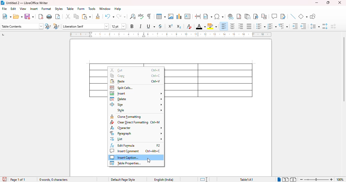 This screenshot has width=346, height=182. What do you see at coordinates (171, 26) in the screenshot?
I see `superscript` at bounding box center [171, 26].